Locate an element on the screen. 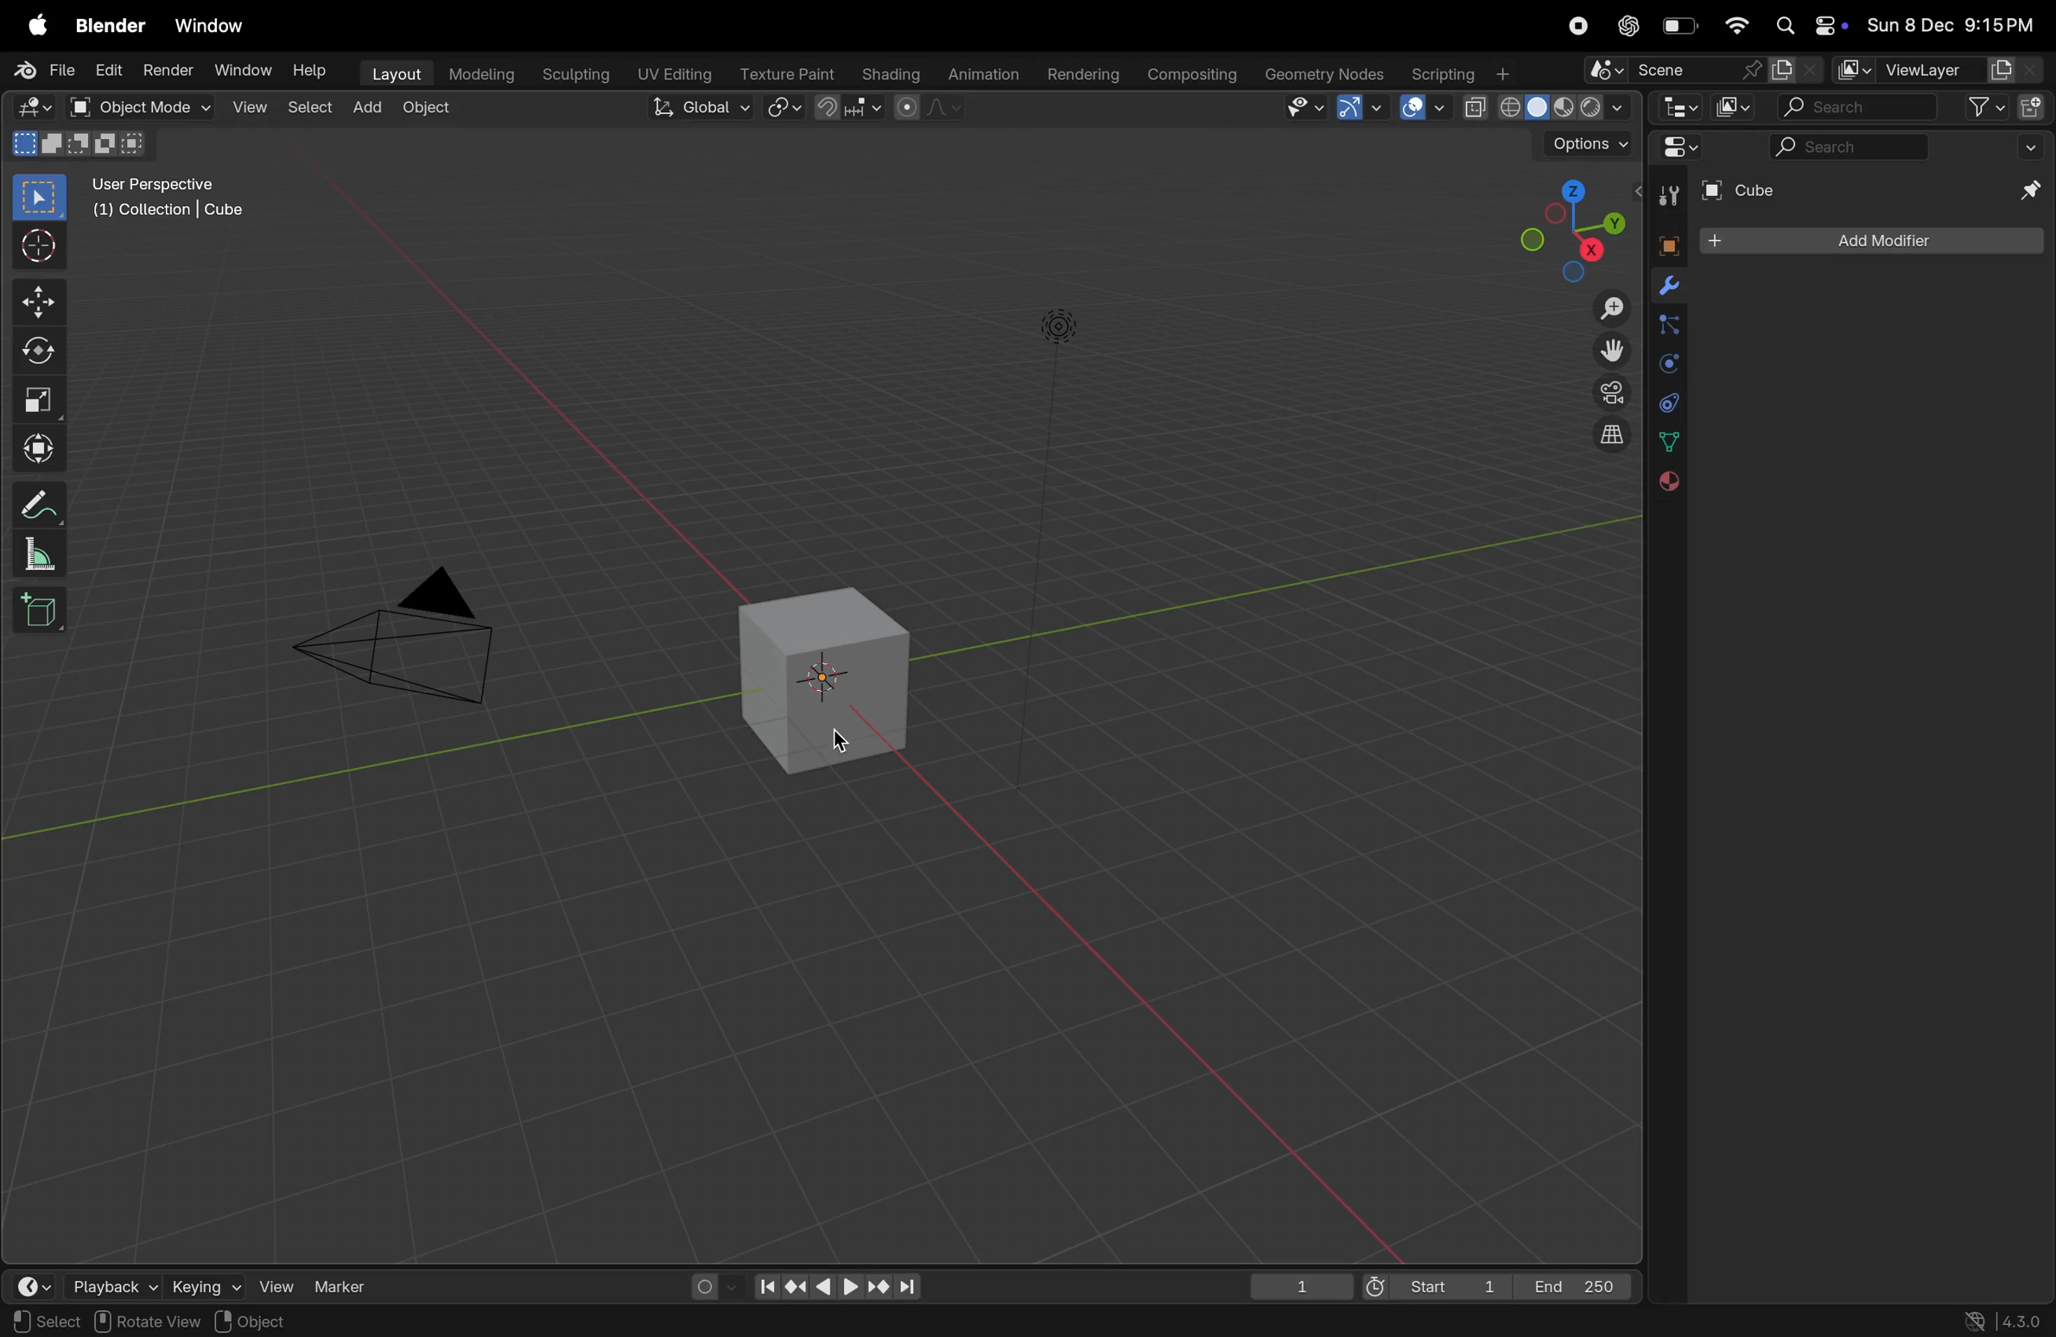  apple widgets is located at coordinates (1805, 27).